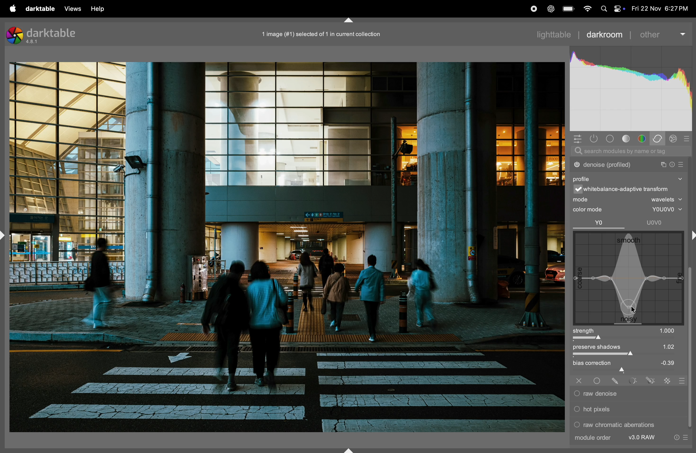 Image resolution: width=696 pixels, height=453 pixels. I want to click on raw denoise, so click(626, 394).